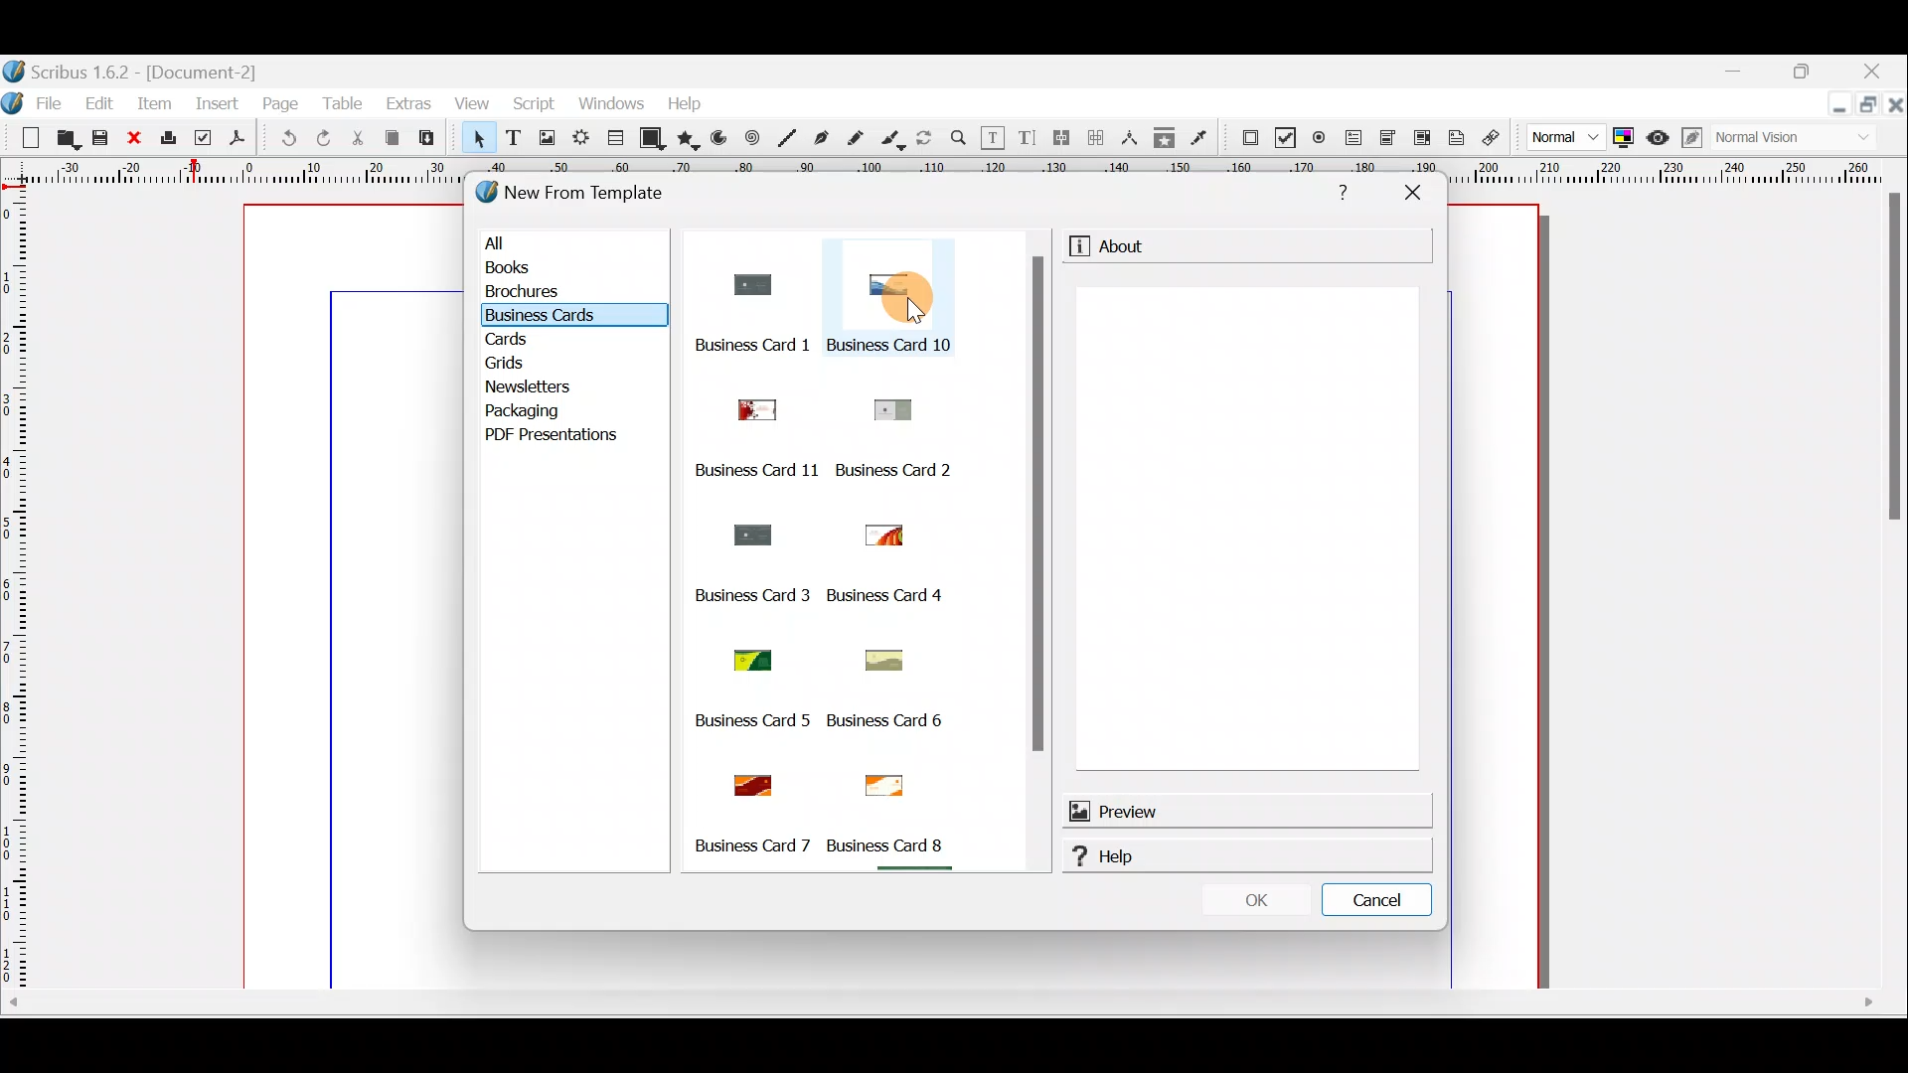  Describe the element at coordinates (904, 718) in the screenshot. I see `Business card 6` at that location.